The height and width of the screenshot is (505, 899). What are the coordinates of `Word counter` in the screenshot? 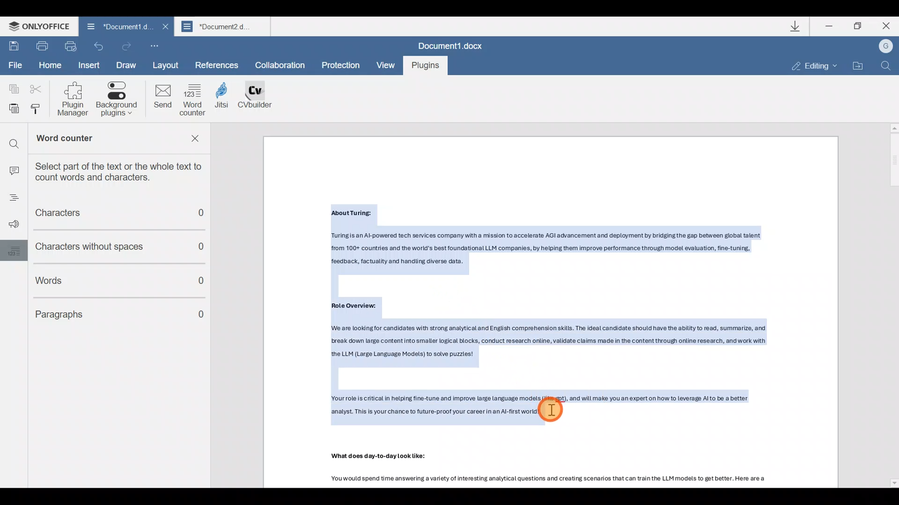 It's located at (194, 100).